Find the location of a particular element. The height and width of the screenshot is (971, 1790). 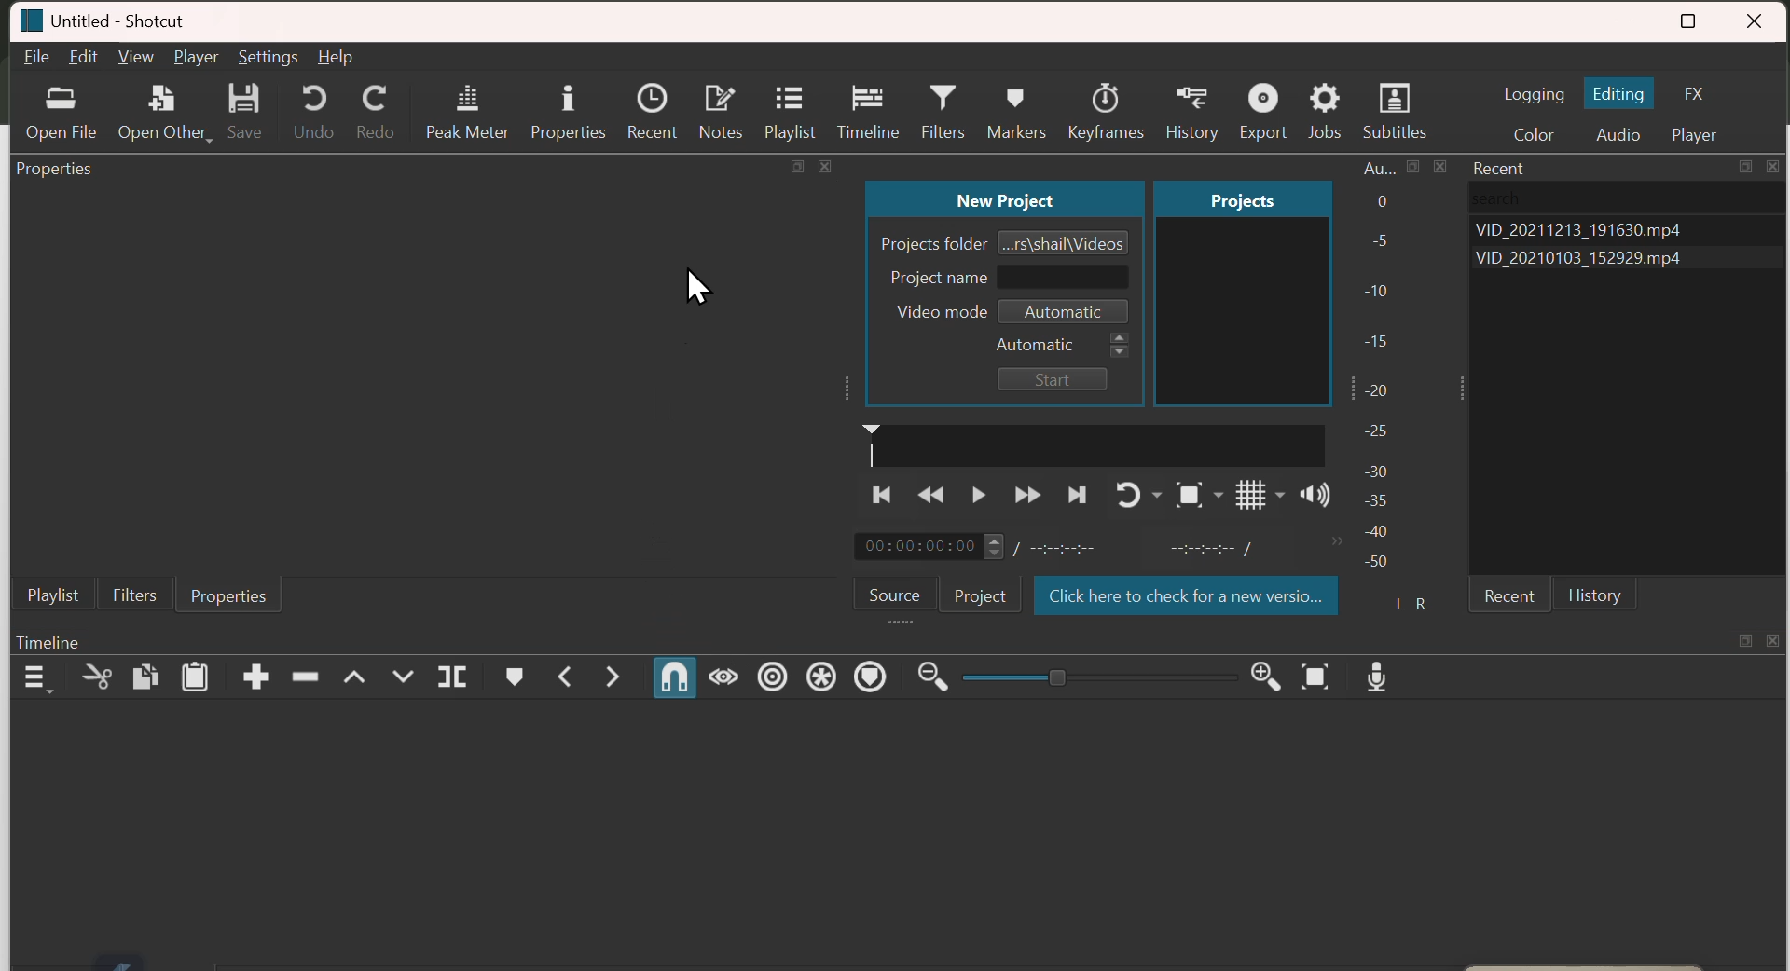

Cursor is located at coordinates (697, 286).